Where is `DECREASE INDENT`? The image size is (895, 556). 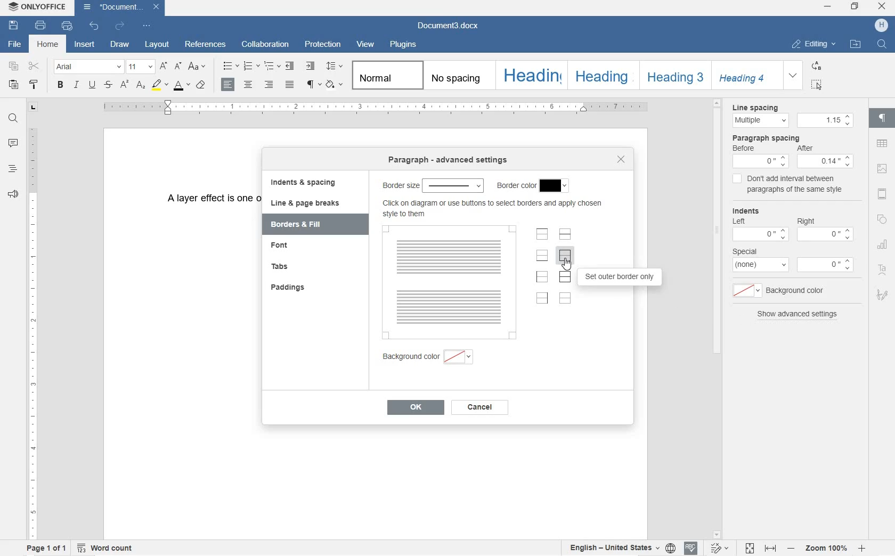 DECREASE INDENT is located at coordinates (291, 66).